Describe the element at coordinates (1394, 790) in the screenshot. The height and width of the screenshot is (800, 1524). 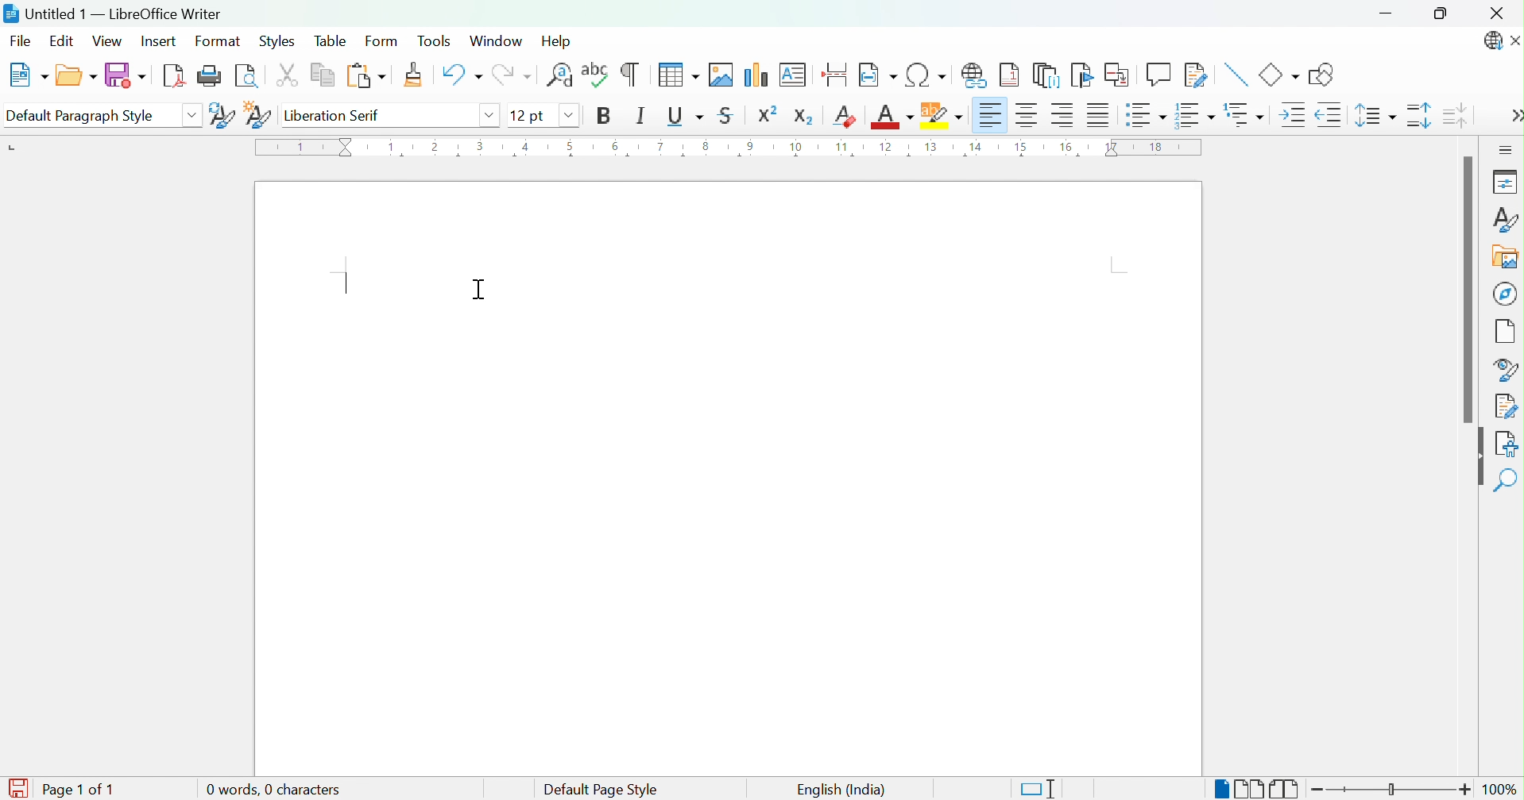
I see `Slider` at that location.